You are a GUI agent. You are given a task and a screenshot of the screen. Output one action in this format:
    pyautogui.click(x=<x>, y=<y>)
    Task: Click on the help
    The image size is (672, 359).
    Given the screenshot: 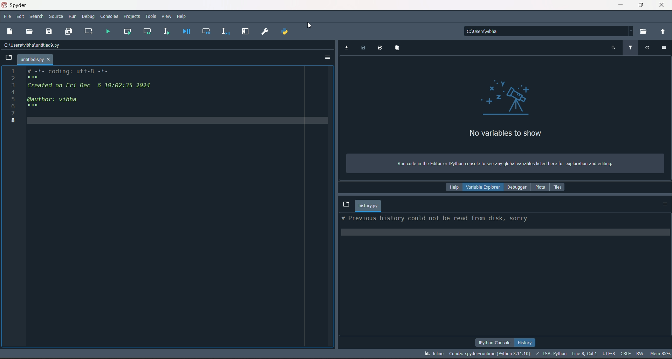 What is the action you would take?
    pyautogui.click(x=185, y=16)
    